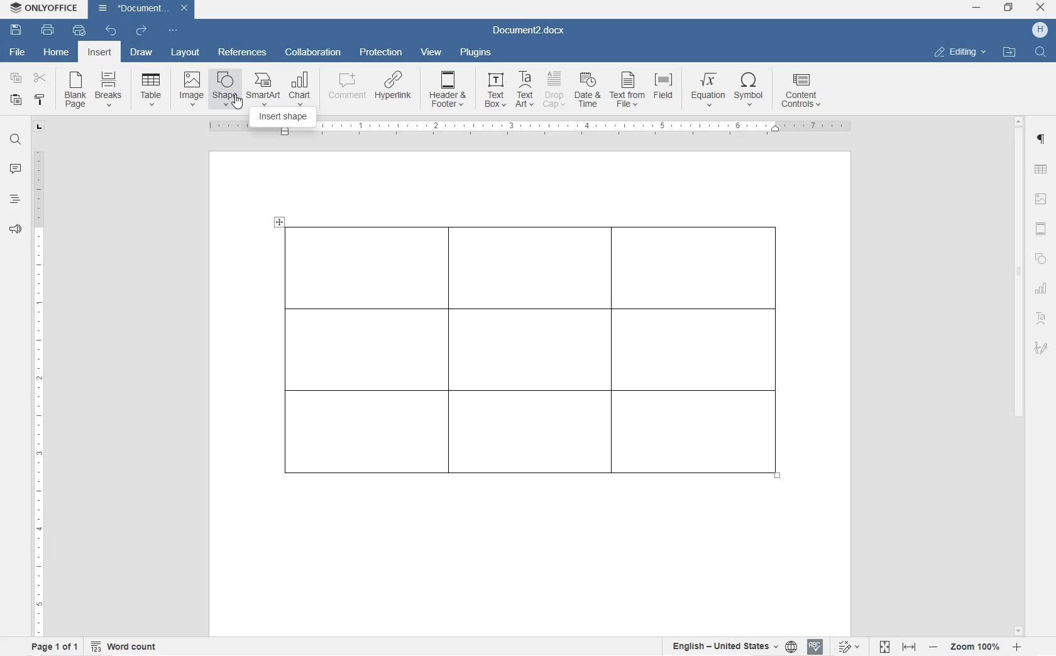  Describe the element at coordinates (40, 128) in the screenshot. I see `tab` at that location.